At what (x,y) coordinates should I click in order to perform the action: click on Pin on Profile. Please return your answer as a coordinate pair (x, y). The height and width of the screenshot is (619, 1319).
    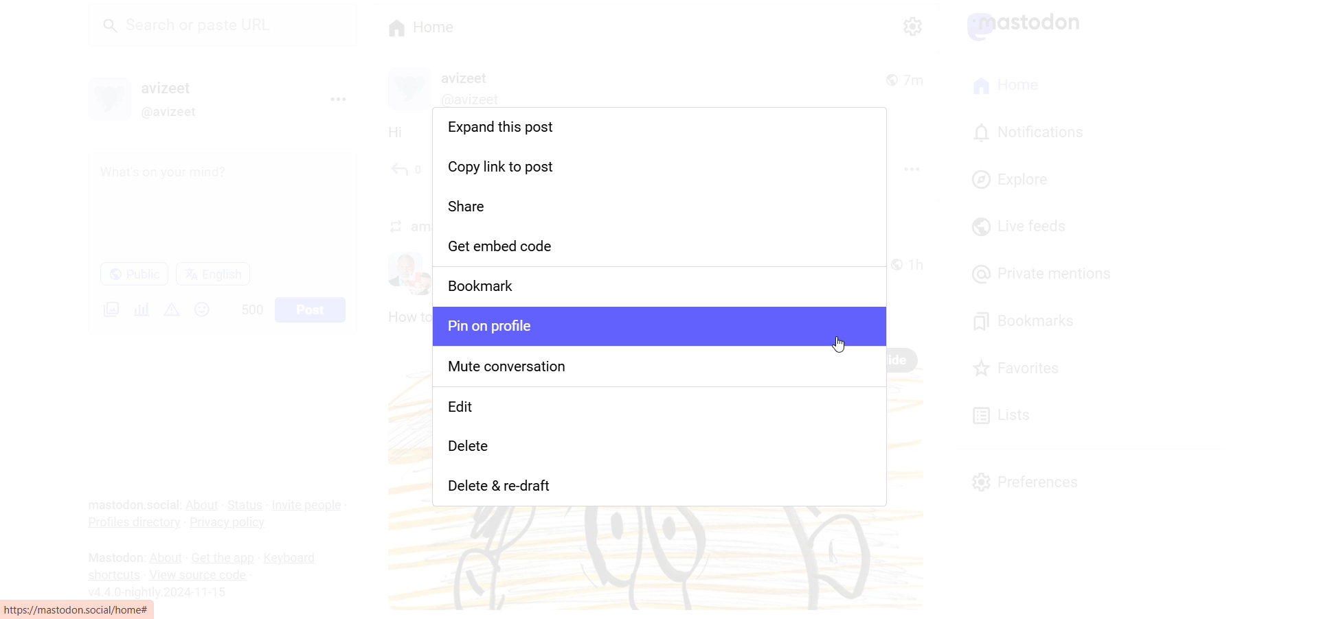
    Looking at the image, I should click on (655, 325).